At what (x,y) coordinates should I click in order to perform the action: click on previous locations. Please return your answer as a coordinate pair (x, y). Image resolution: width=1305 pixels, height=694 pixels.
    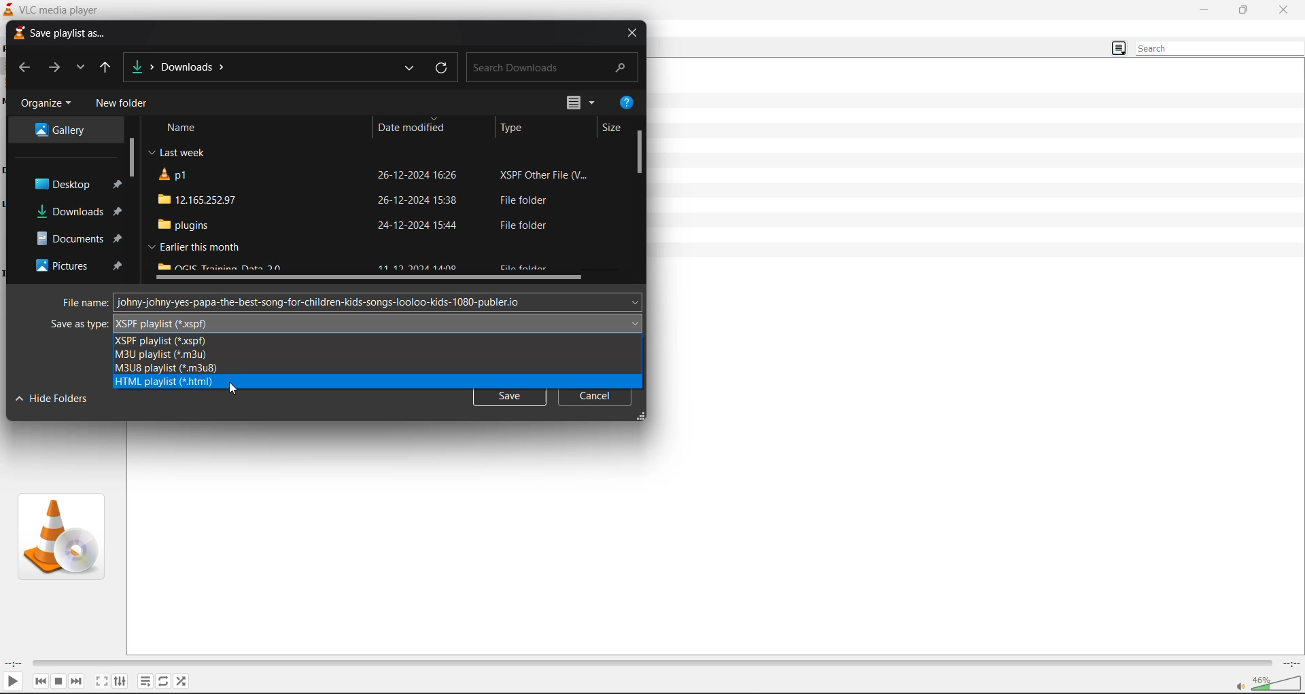
    Looking at the image, I should click on (407, 69).